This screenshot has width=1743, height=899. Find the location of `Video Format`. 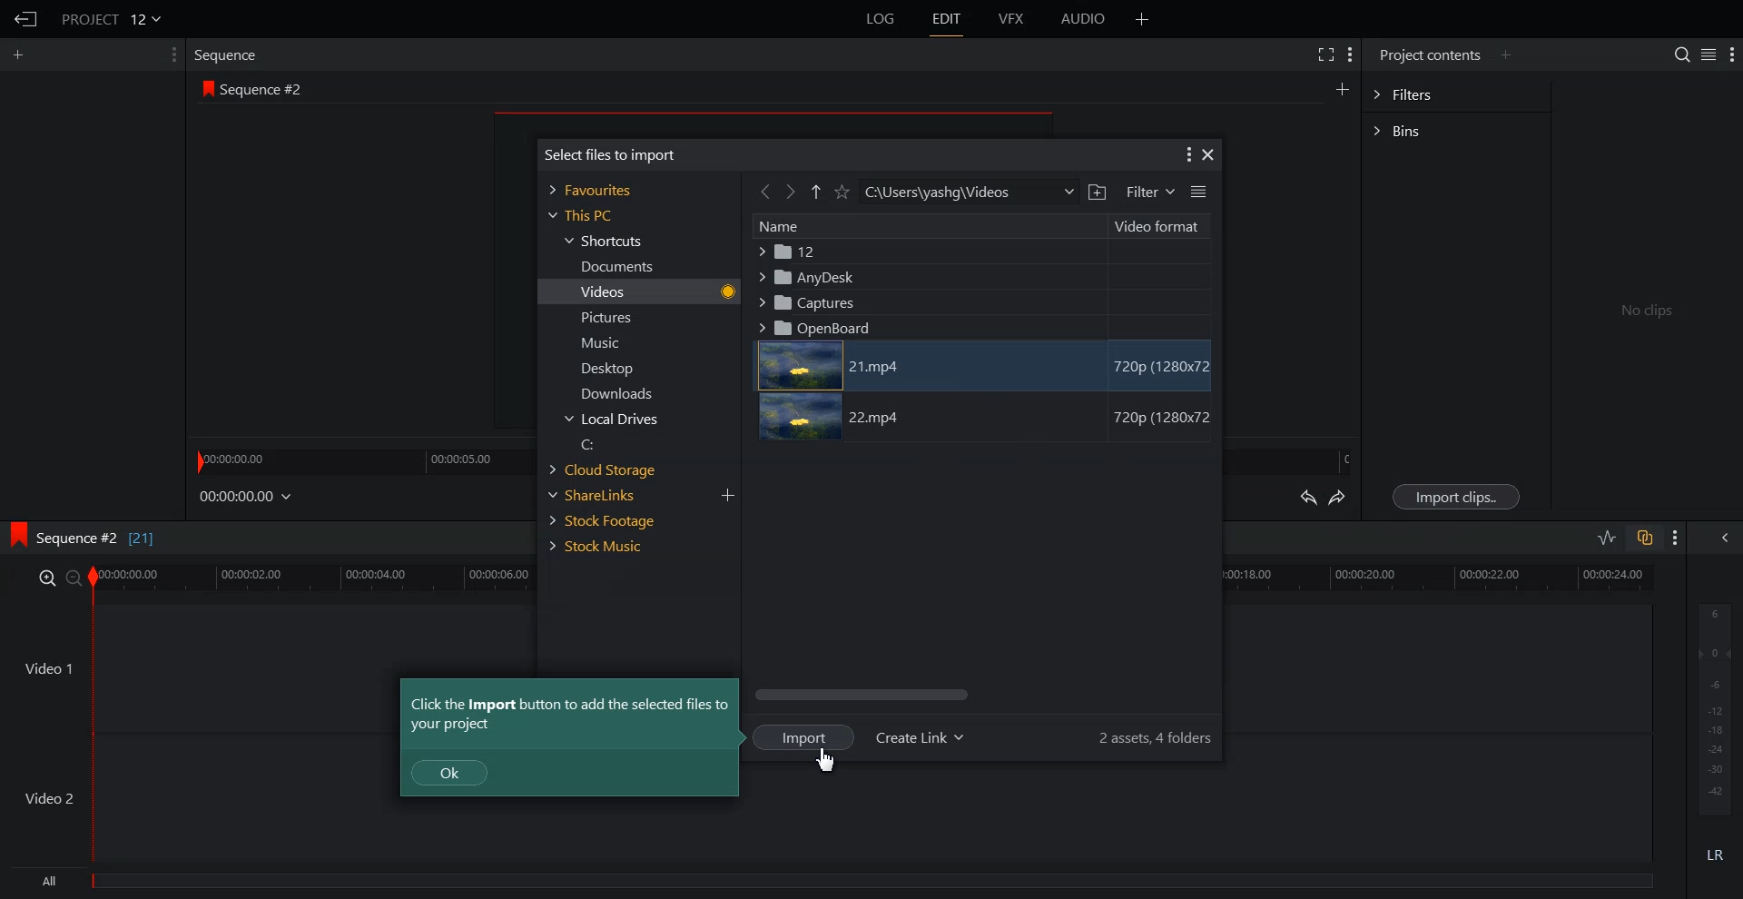

Video Format is located at coordinates (1160, 227).